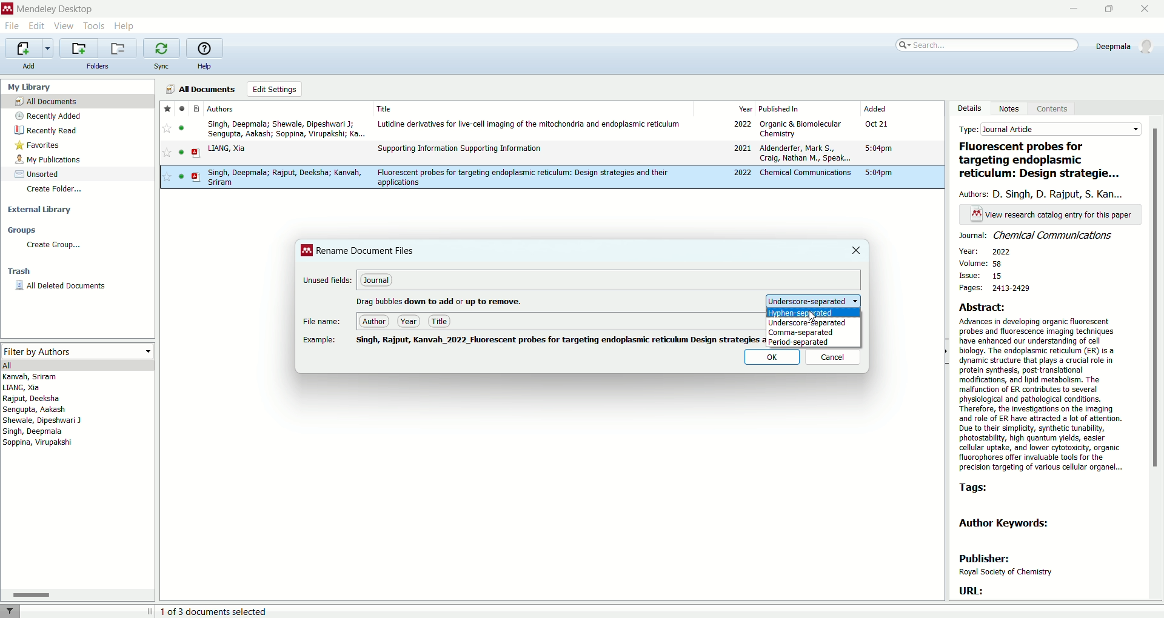  I want to click on sync, so click(163, 65).